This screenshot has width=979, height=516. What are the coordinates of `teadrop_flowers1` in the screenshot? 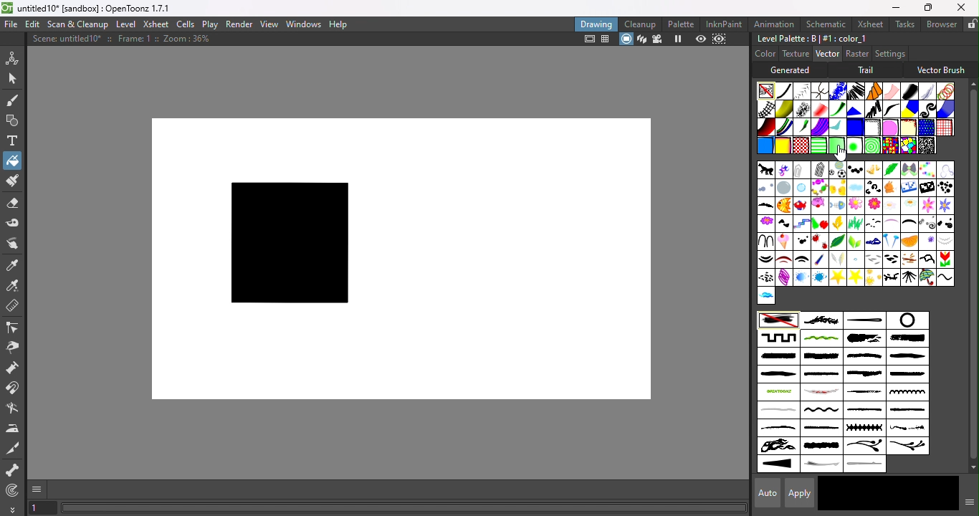 It's located at (864, 447).